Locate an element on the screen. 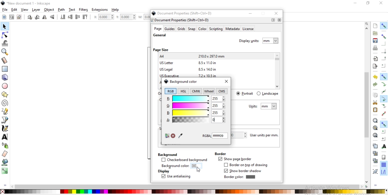  spray objects by sculping or painting is located at coordinates (6, 145).